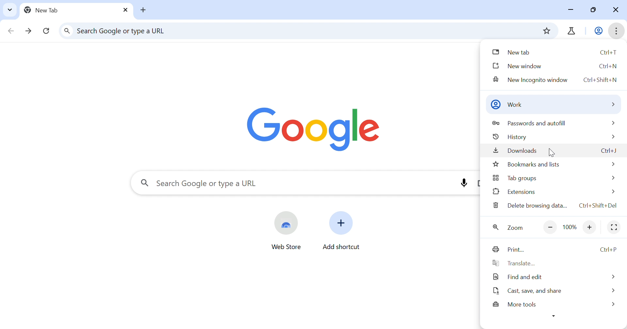 This screenshot has height=329, width=627. What do you see at coordinates (313, 130) in the screenshot?
I see `Google` at bounding box center [313, 130].